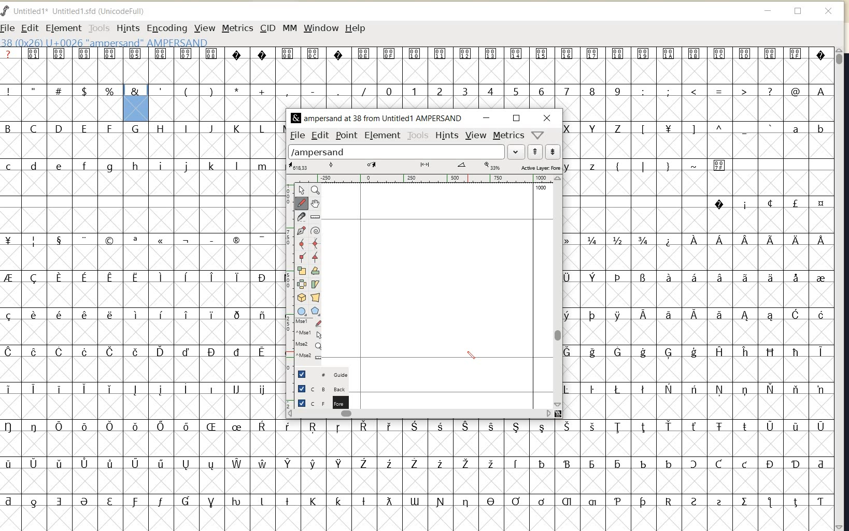  What do you see at coordinates (301, 230) in the screenshot?
I see `add a point, then drag out its control points` at bounding box center [301, 230].